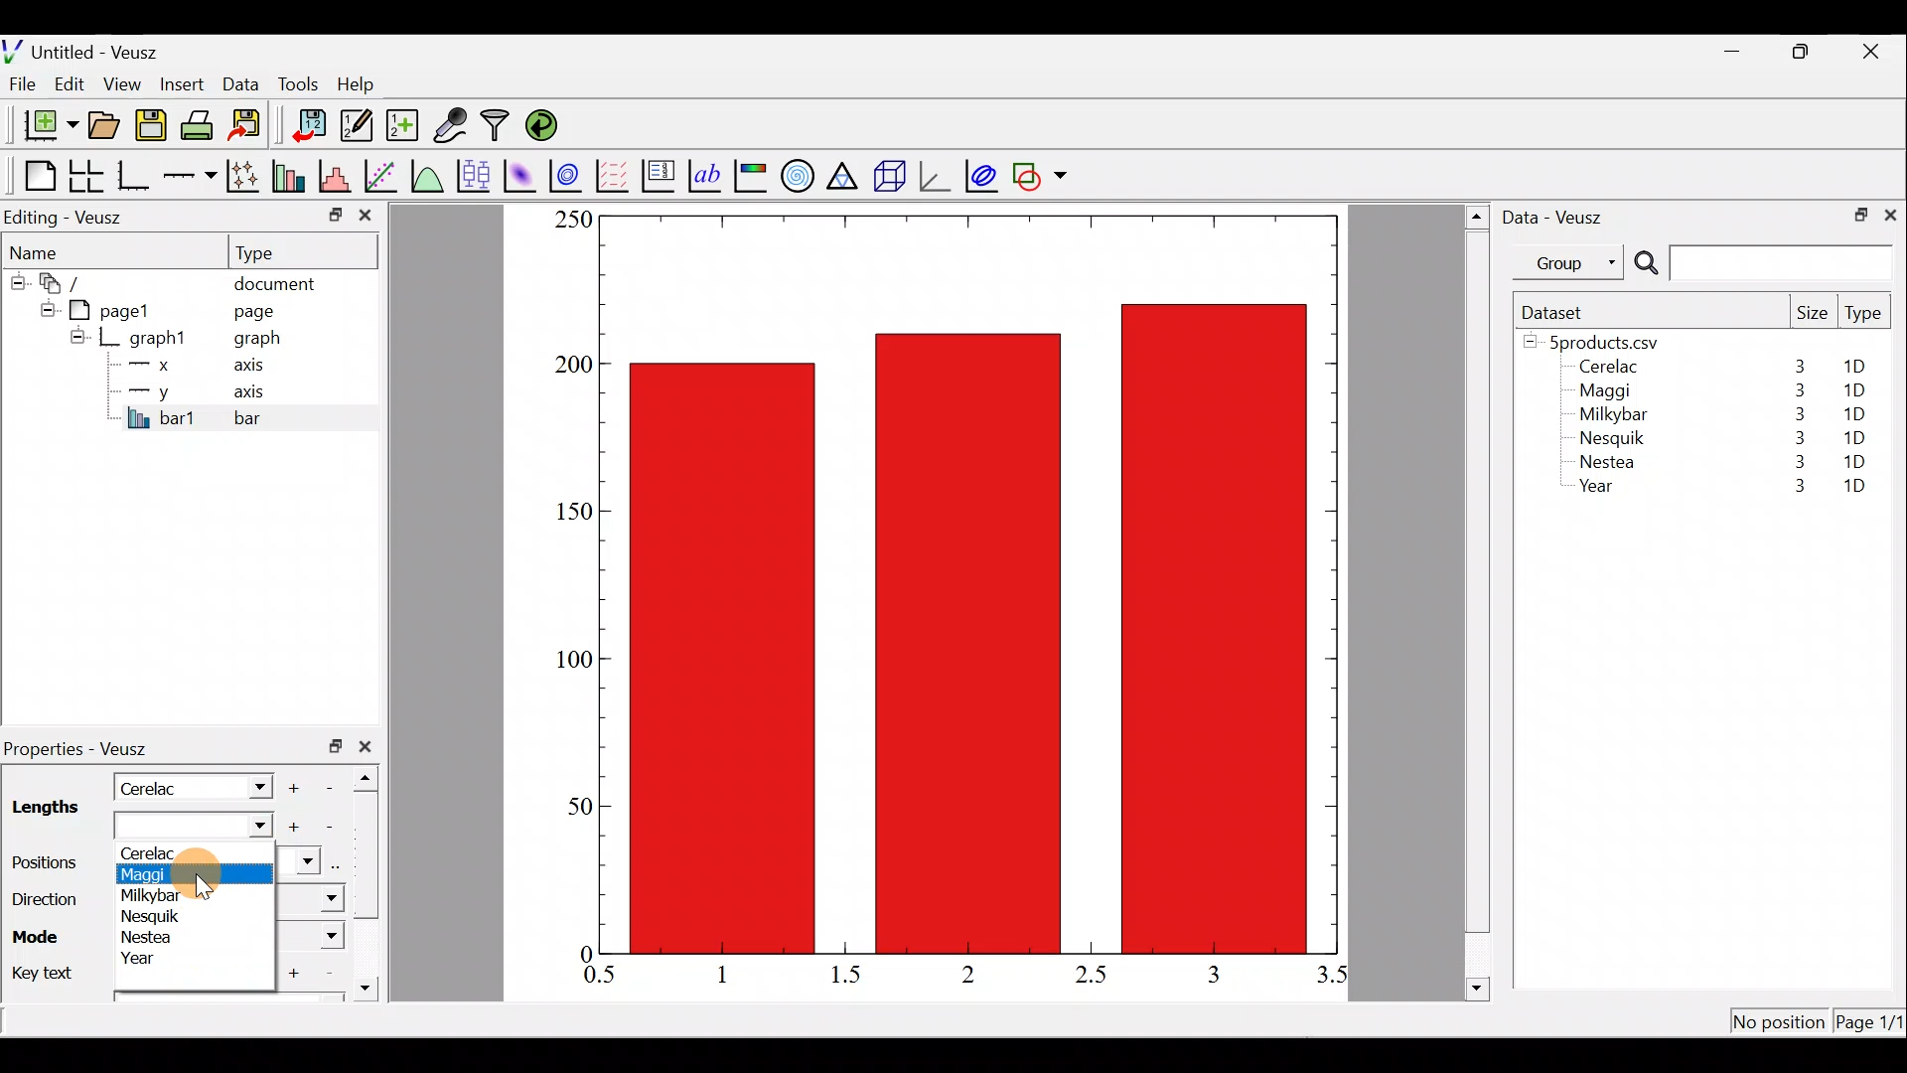 This screenshot has height=1073, width=1907. Describe the element at coordinates (274, 280) in the screenshot. I see `document` at that location.